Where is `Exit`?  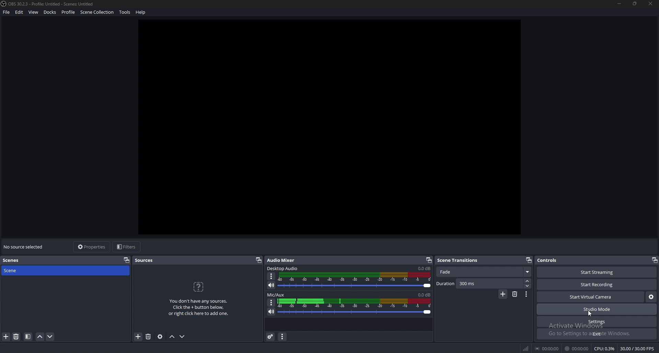 Exit is located at coordinates (597, 334).